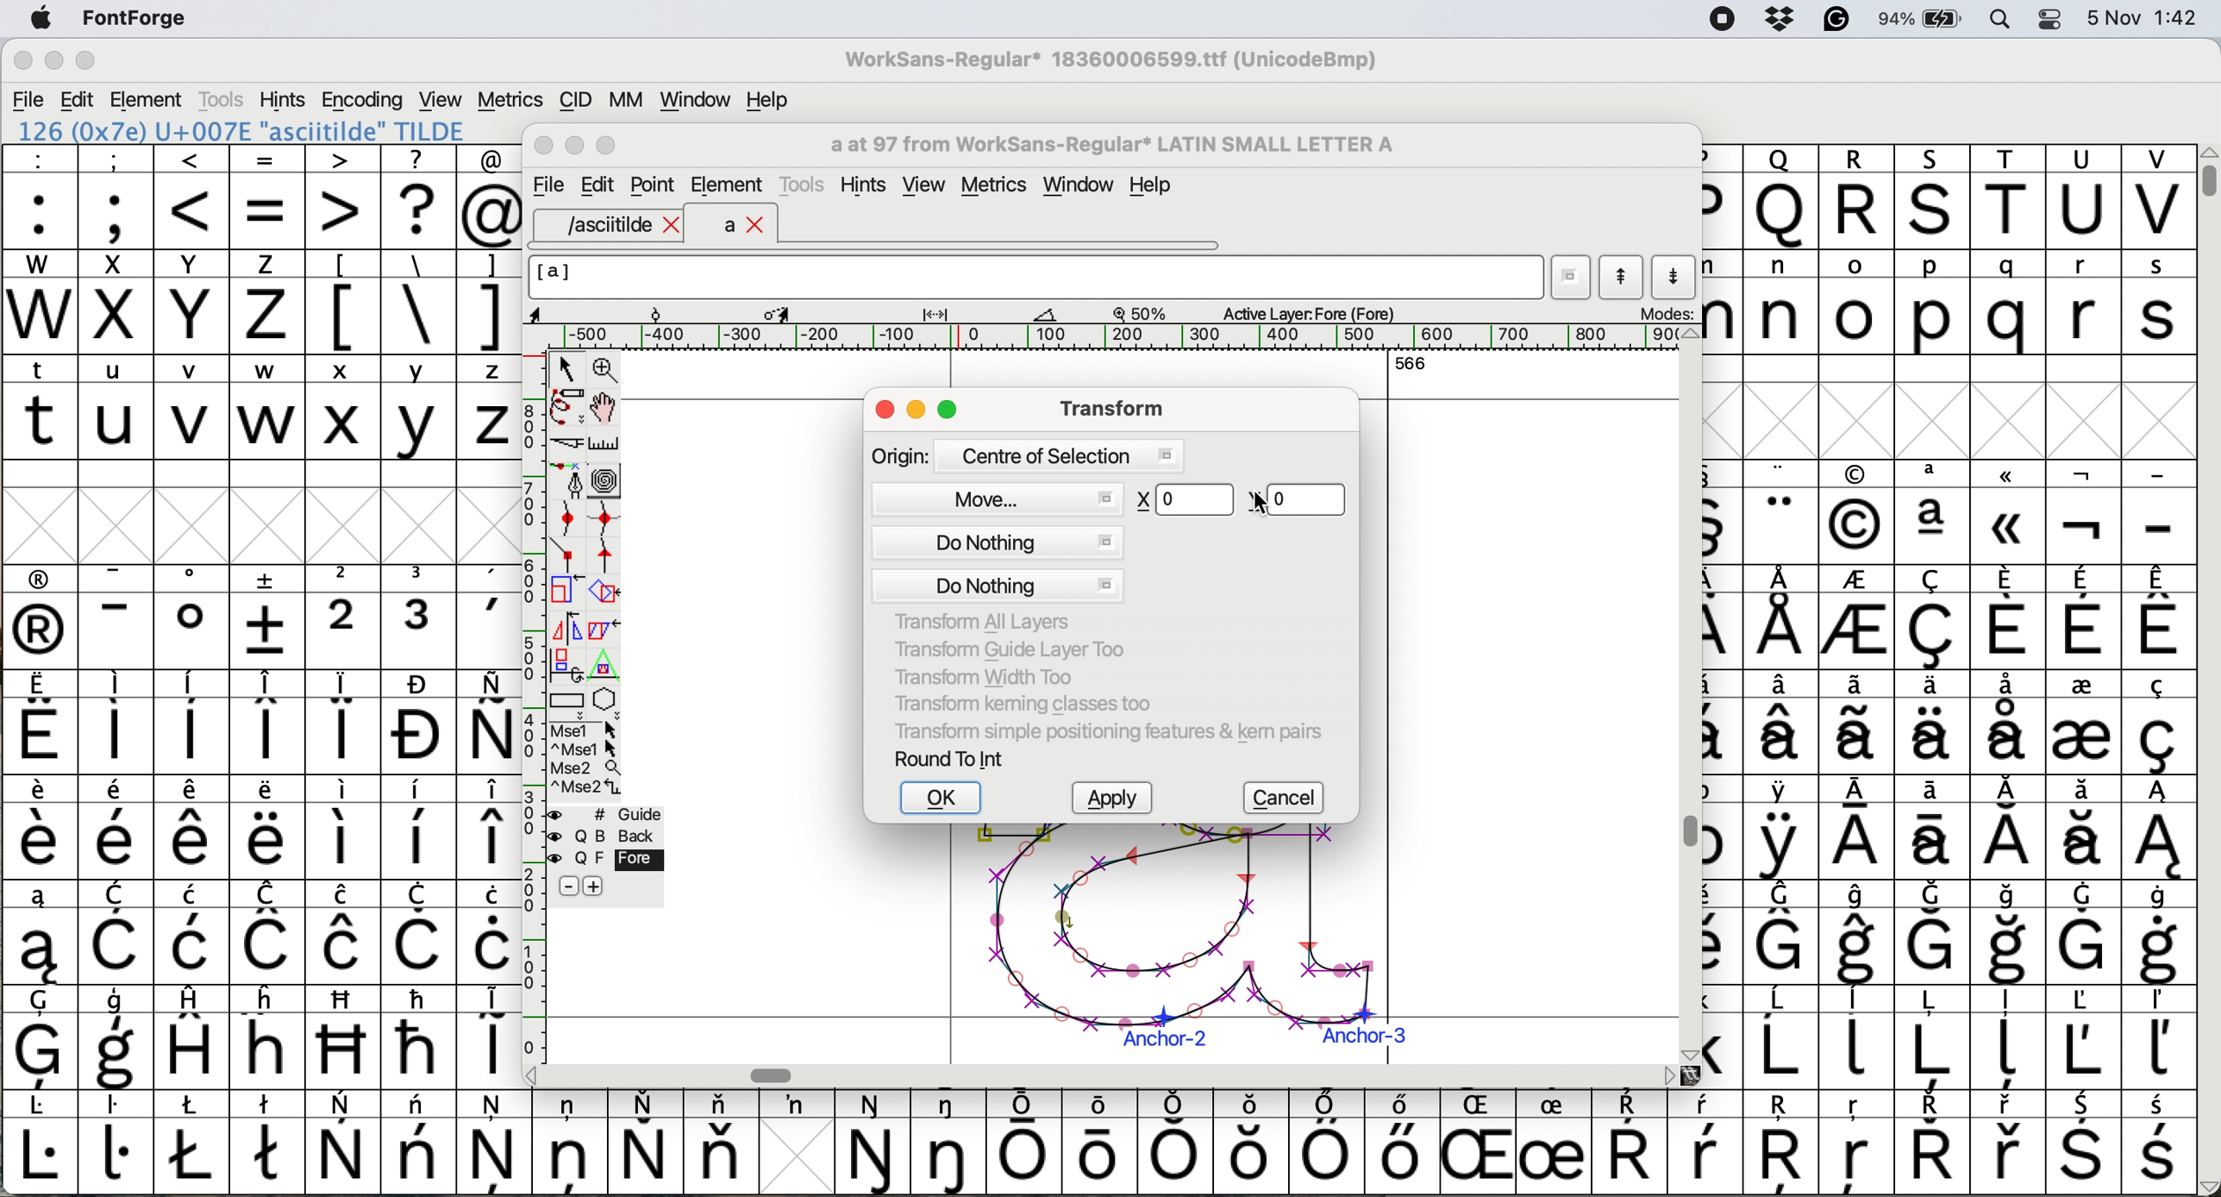 The height and width of the screenshot is (1197, 2221). I want to click on add a curve point vertically or horizontally, so click(610, 518).